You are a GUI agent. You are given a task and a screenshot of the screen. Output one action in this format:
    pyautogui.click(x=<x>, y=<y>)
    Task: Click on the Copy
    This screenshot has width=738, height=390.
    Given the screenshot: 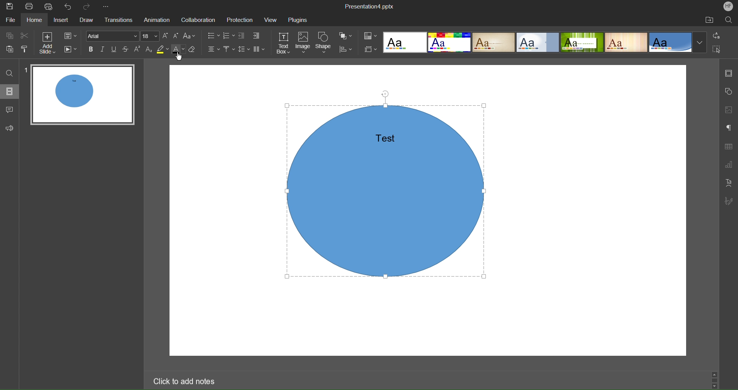 What is the action you would take?
    pyautogui.click(x=9, y=37)
    